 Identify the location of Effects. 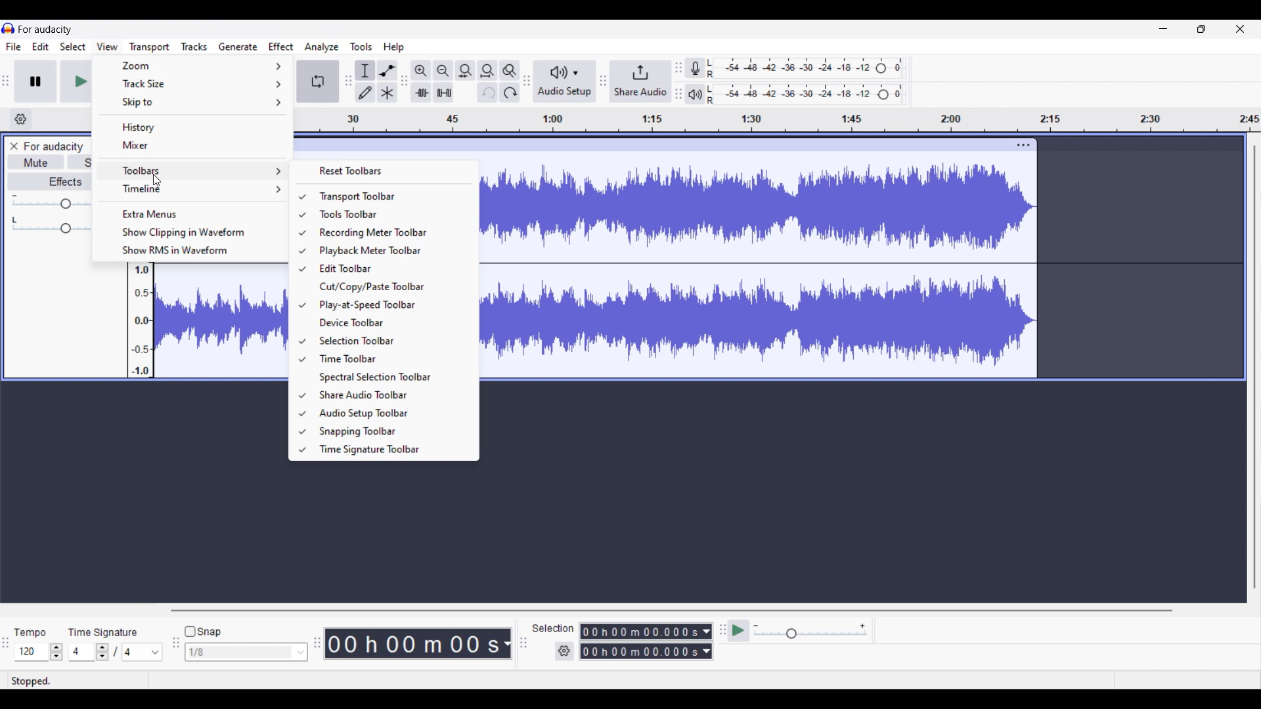
(49, 181).